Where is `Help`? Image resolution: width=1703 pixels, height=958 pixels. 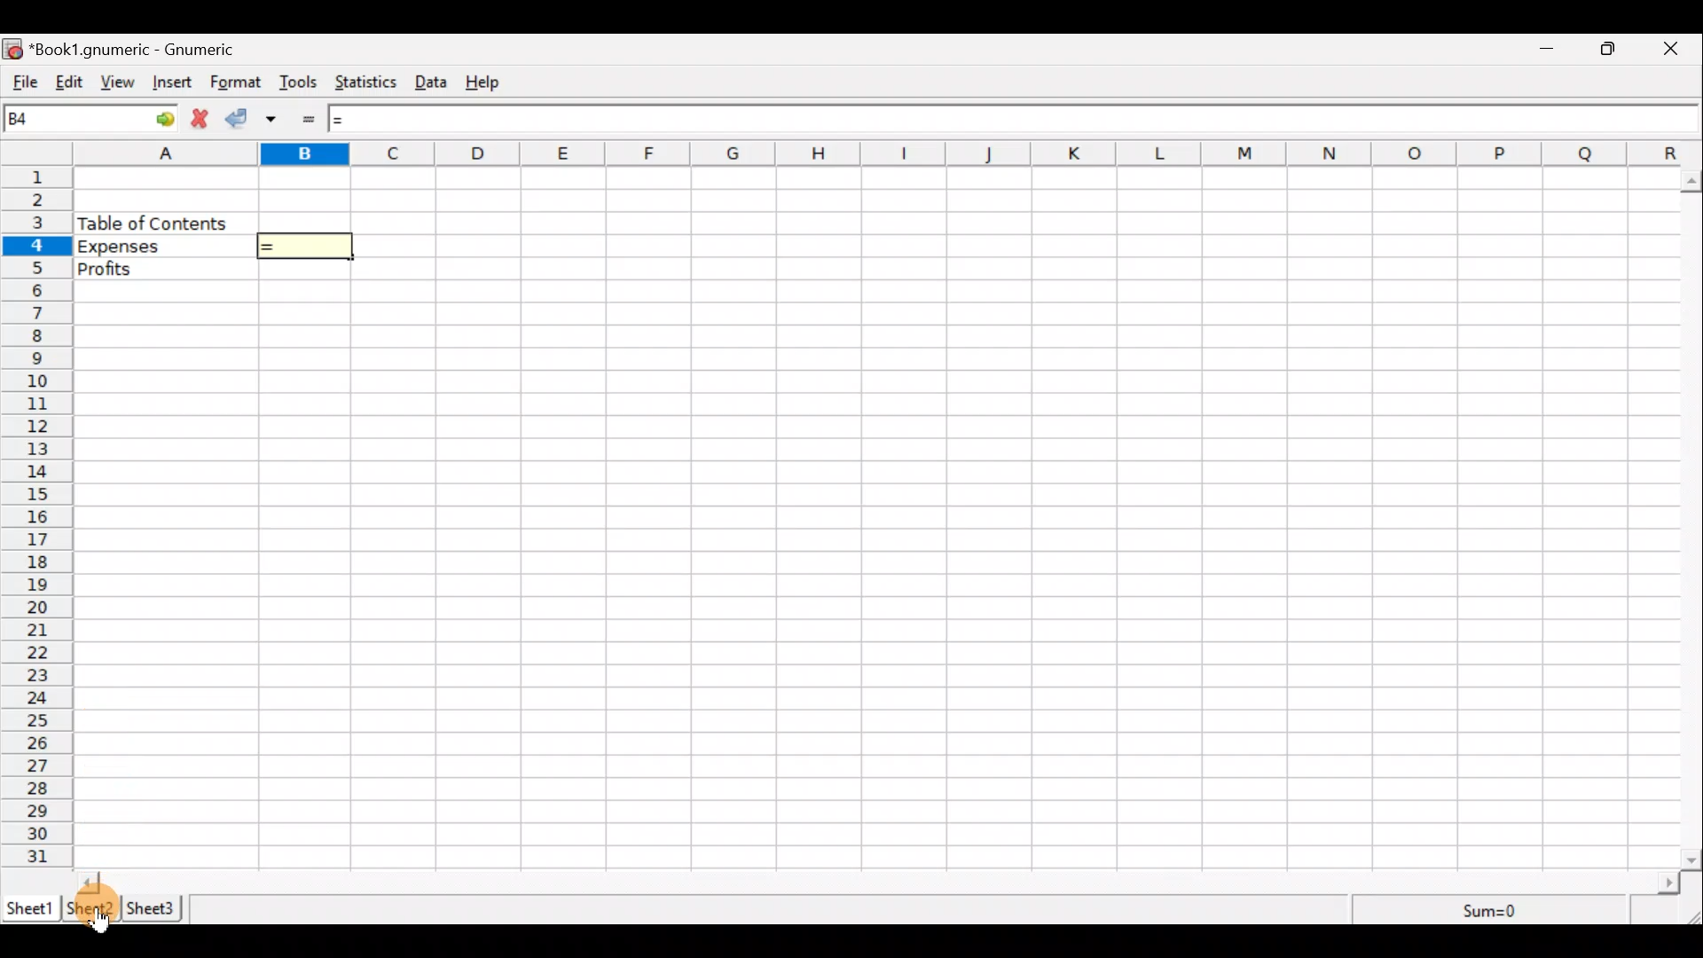
Help is located at coordinates (491, 82).